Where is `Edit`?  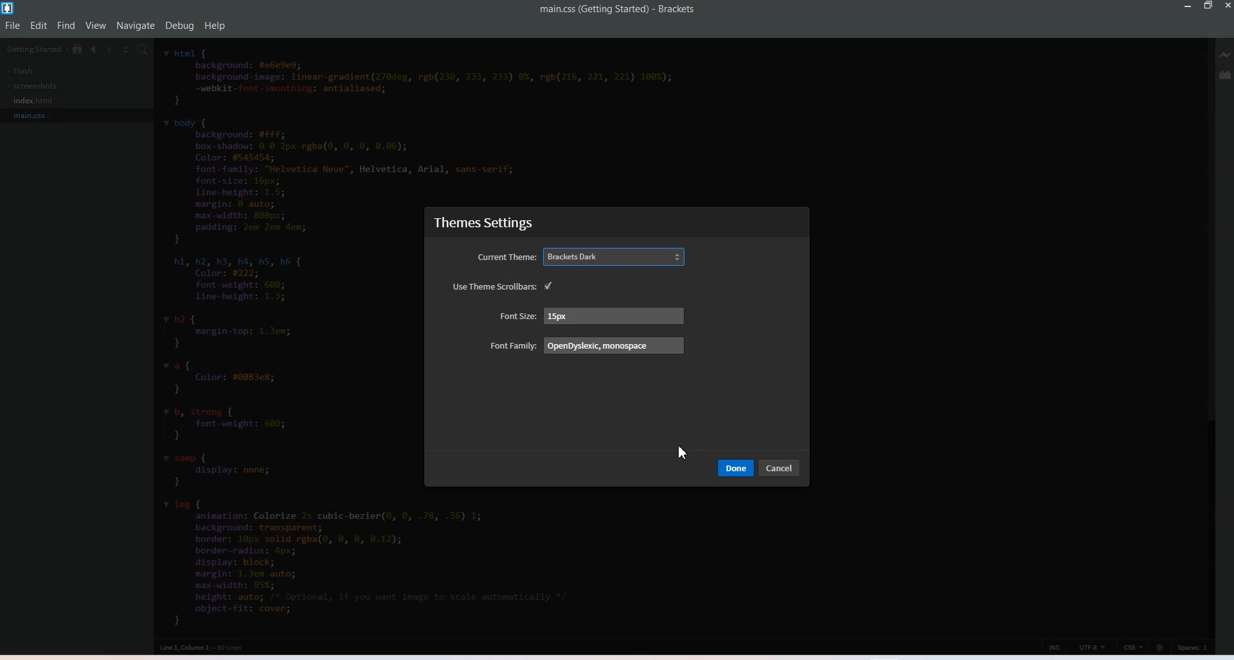 Edit is located at coordinates (39, 25).